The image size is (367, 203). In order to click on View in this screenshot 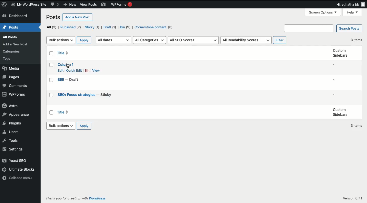, I will do `click(97, 70)`.